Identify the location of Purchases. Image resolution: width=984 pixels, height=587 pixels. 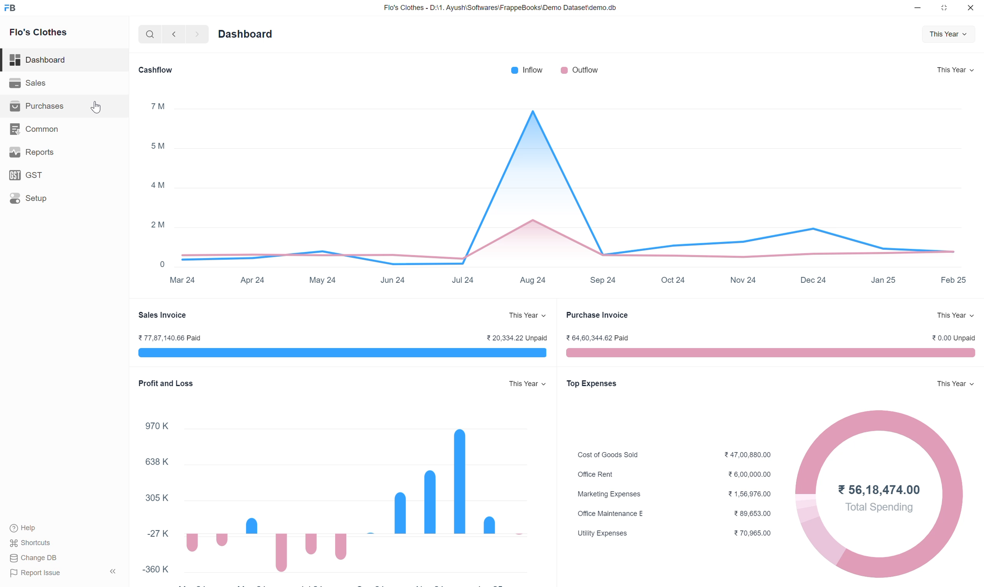
(38, 106).